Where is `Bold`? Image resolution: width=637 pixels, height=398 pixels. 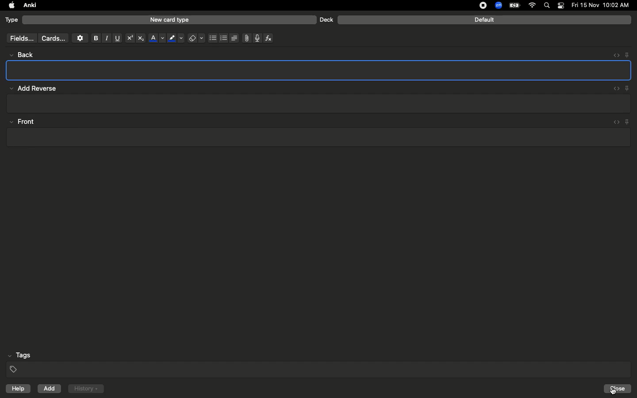 Bold is located at coordinates (95, 38).